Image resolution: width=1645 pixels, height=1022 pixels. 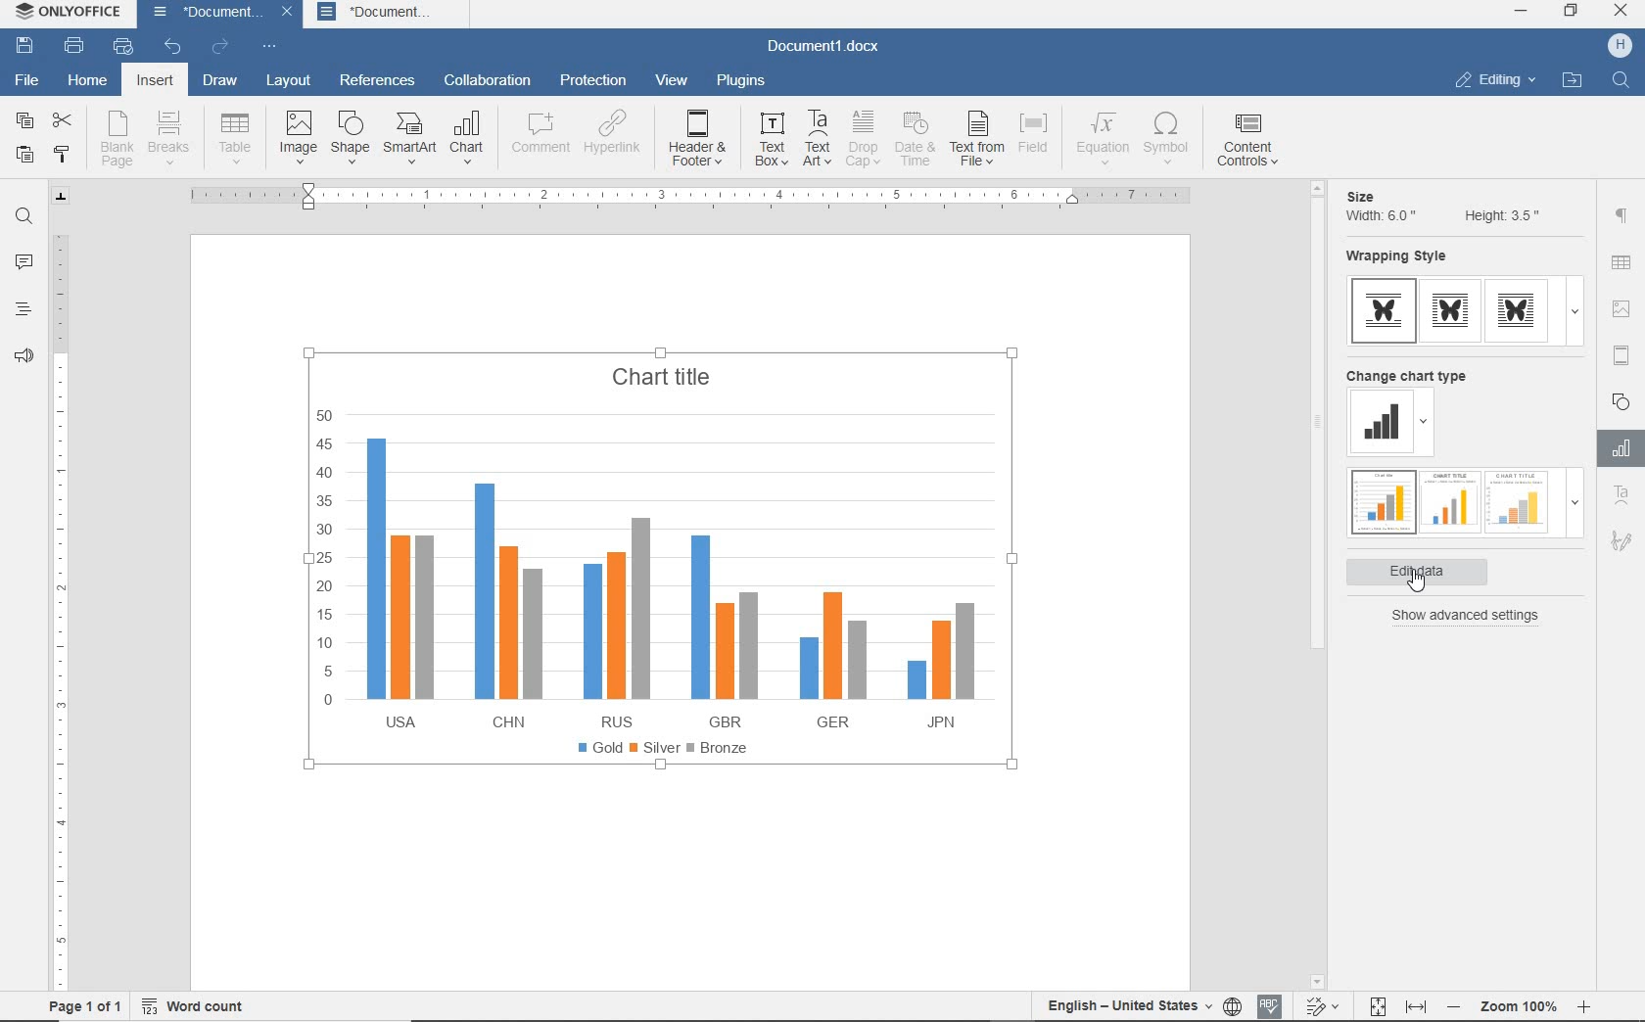 I want to click on wrapping style, so click(x=1402, y=257).